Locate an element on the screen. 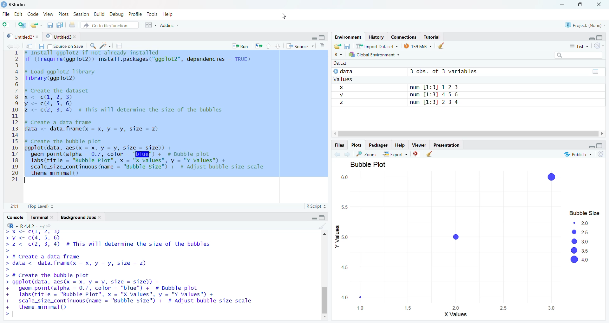   is located at coordinates (5, 15).